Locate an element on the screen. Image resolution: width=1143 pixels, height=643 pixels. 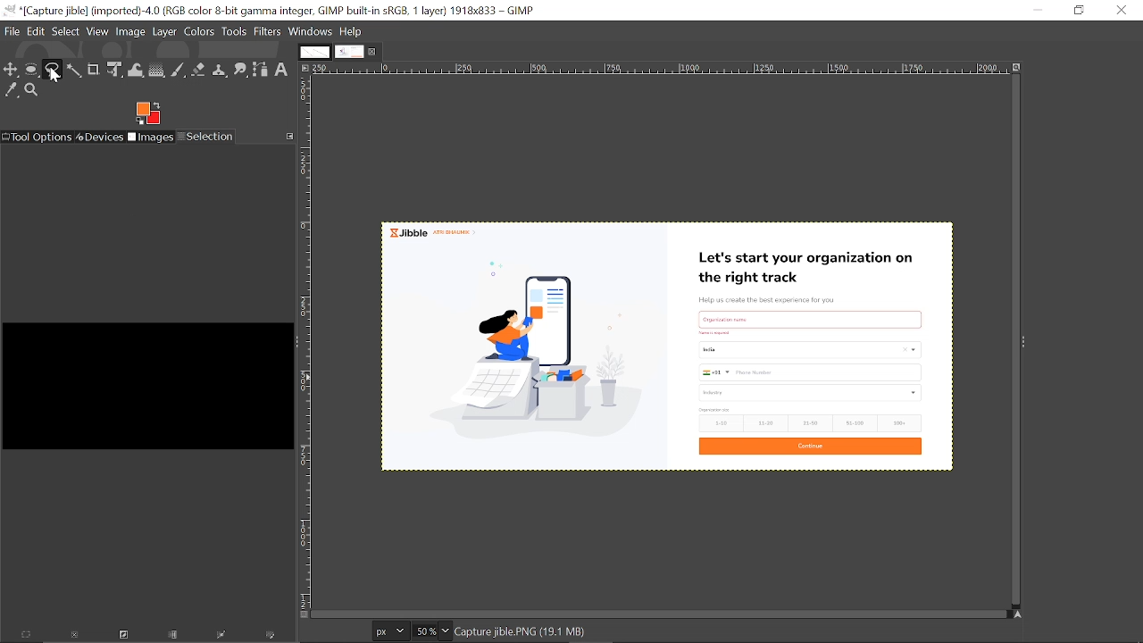
Dismiss this selection is located at coordinates (73, 637).